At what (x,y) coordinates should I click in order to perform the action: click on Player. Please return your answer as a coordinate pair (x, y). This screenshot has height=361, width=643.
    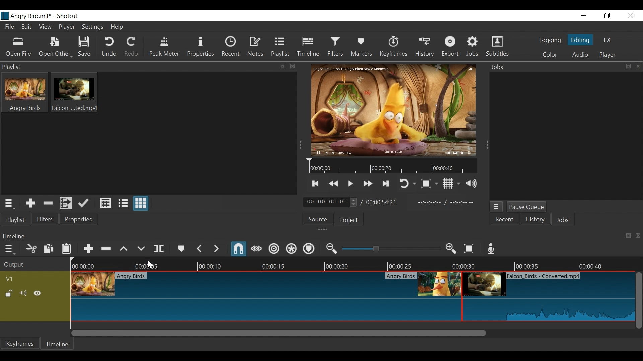
    Looking at the image, I should click on (67, 27).